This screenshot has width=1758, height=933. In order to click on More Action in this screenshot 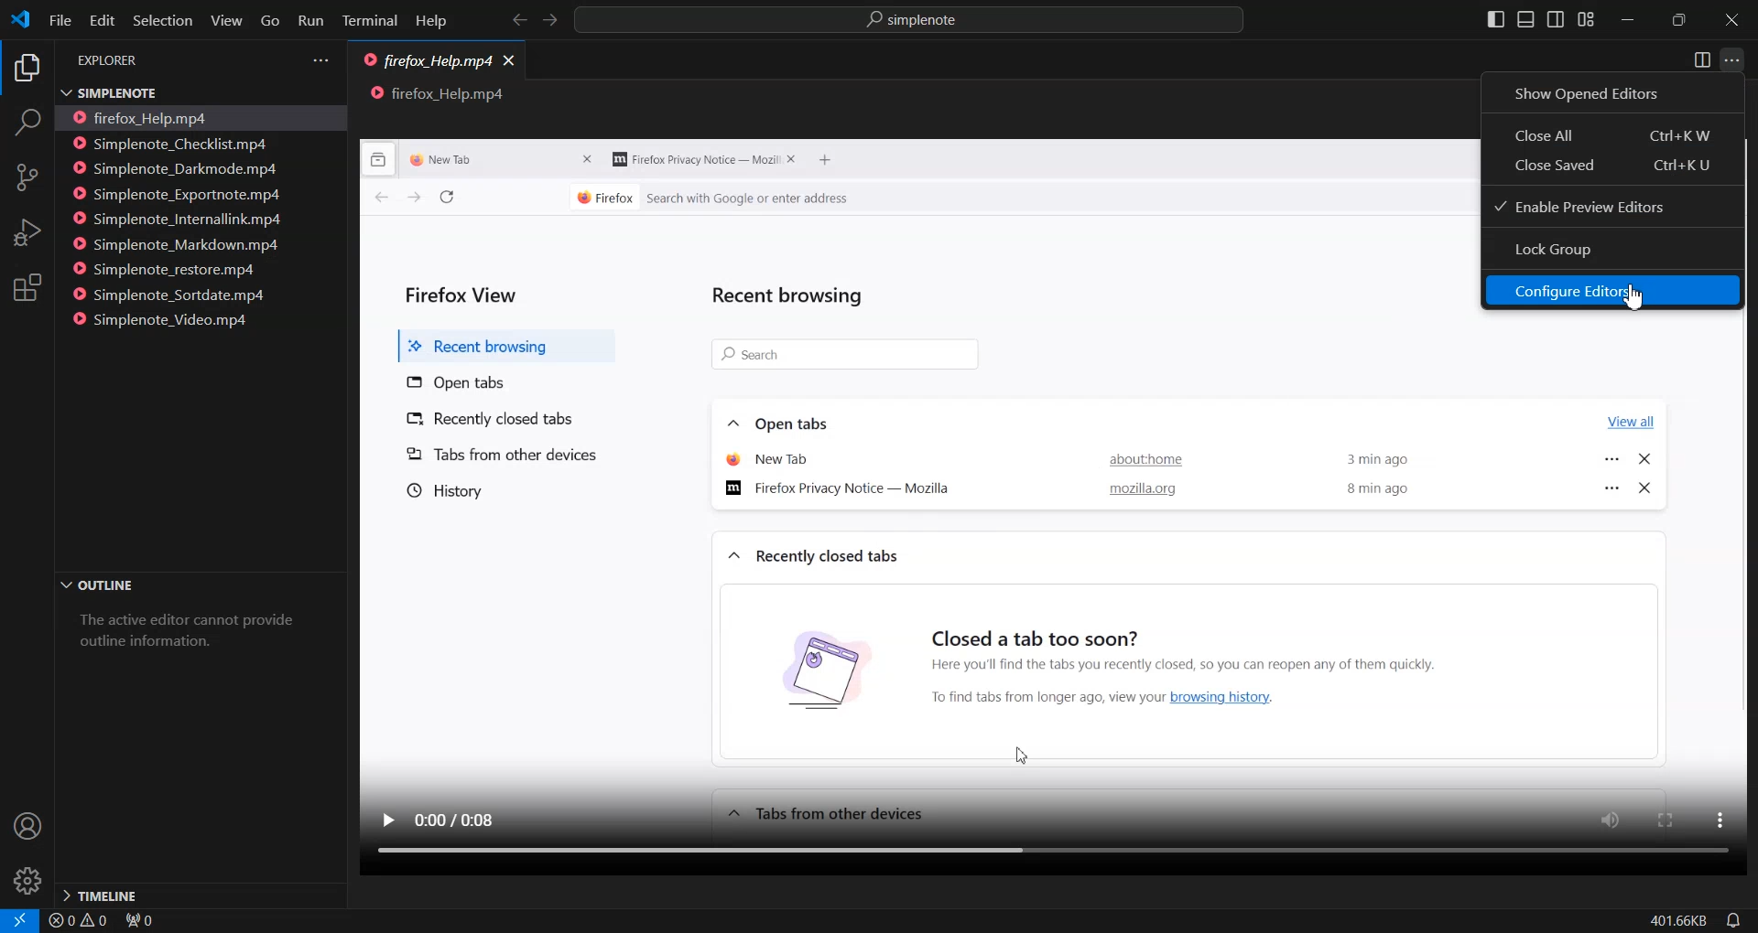, I will do `click(1731, 60)`.